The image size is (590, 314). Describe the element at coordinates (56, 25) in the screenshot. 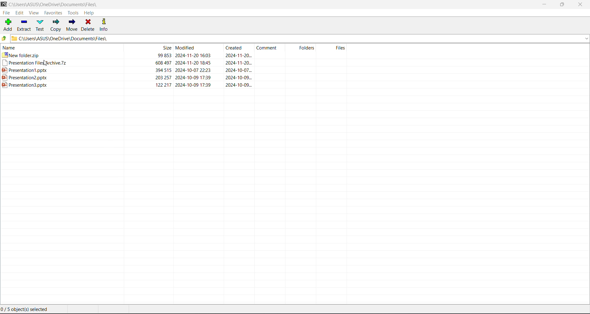

I see `Copy` at that location.